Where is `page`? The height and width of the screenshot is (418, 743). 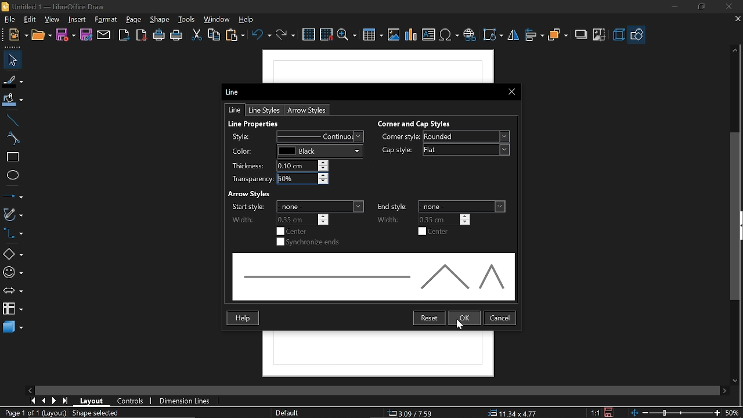 page is located at coordinates (134, 19).